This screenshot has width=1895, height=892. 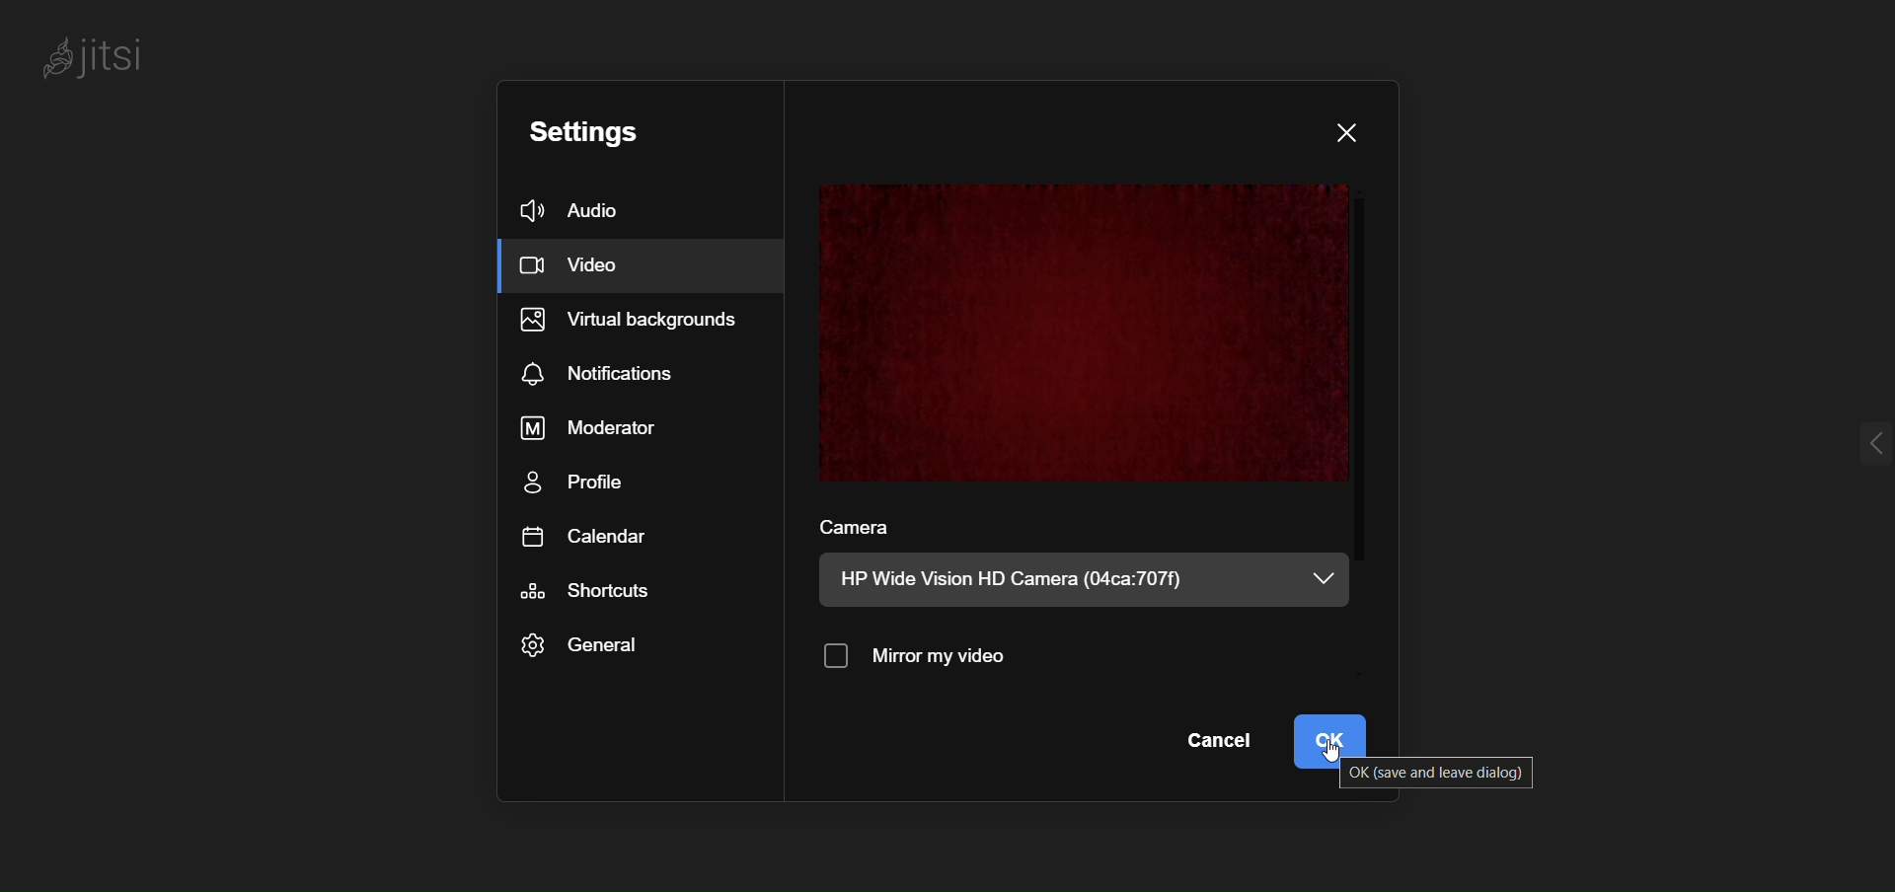 I want to click on camera, so click(x=871, y=530).